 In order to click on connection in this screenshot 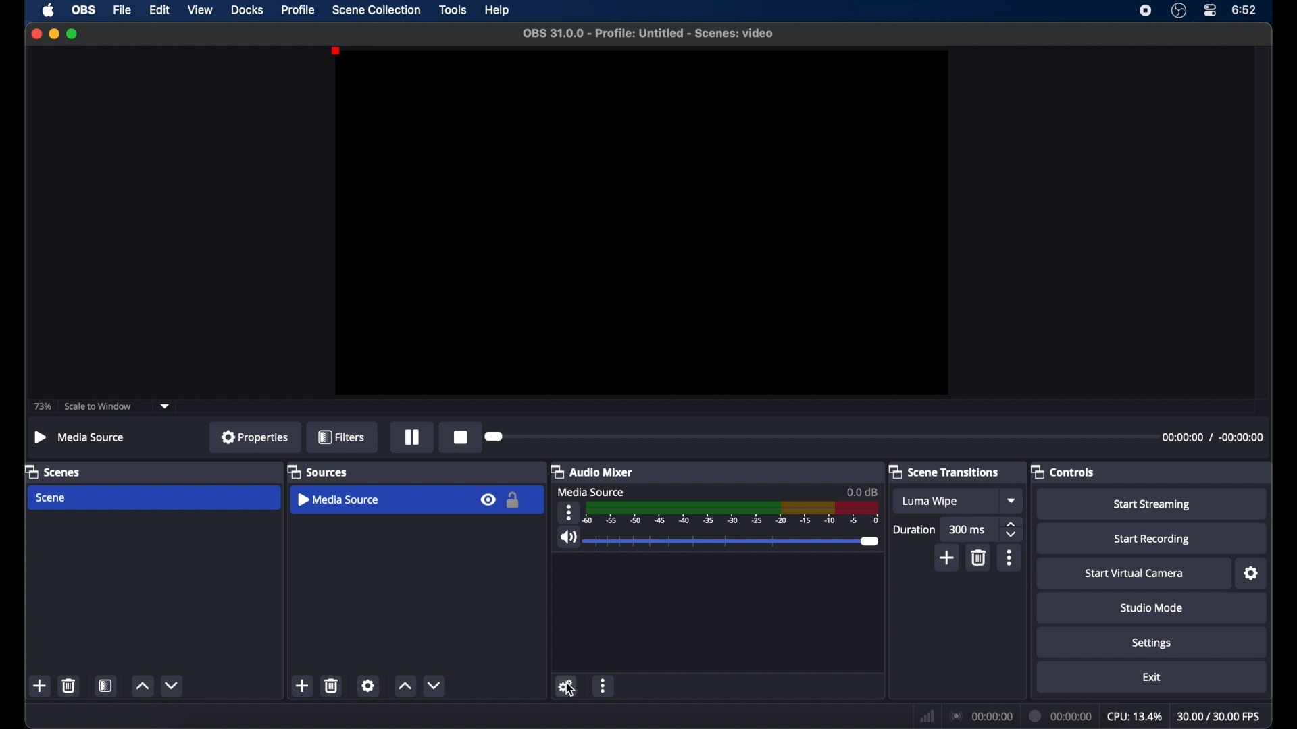, I will do `click(982, 716)`.